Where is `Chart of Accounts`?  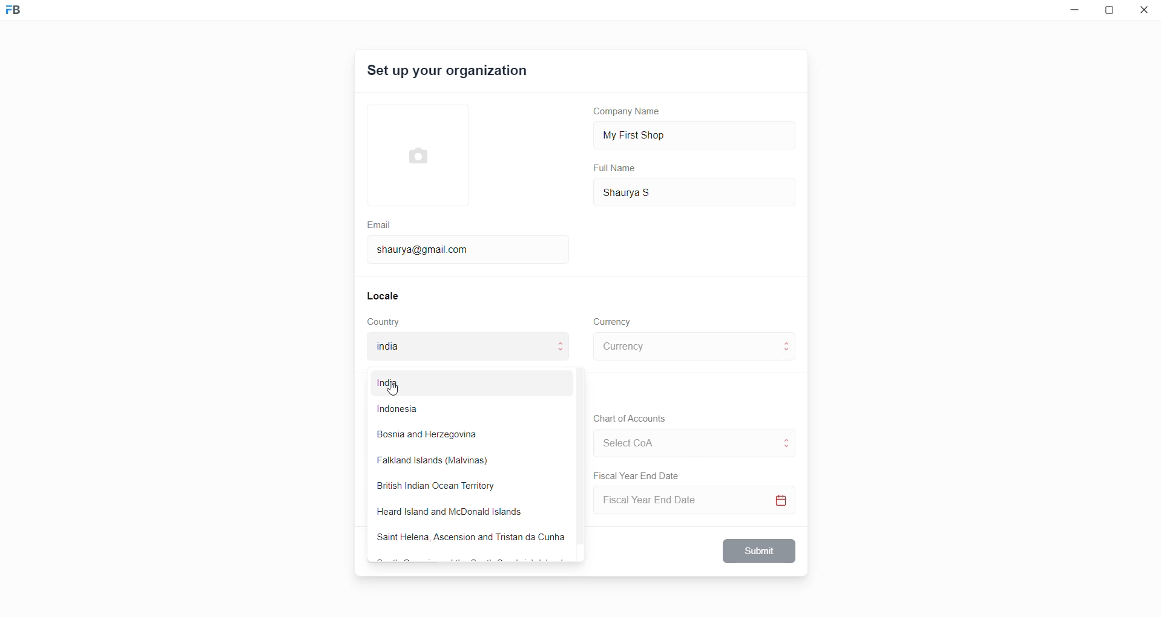
Chart of Accounts is located at coordinates (626, 419).